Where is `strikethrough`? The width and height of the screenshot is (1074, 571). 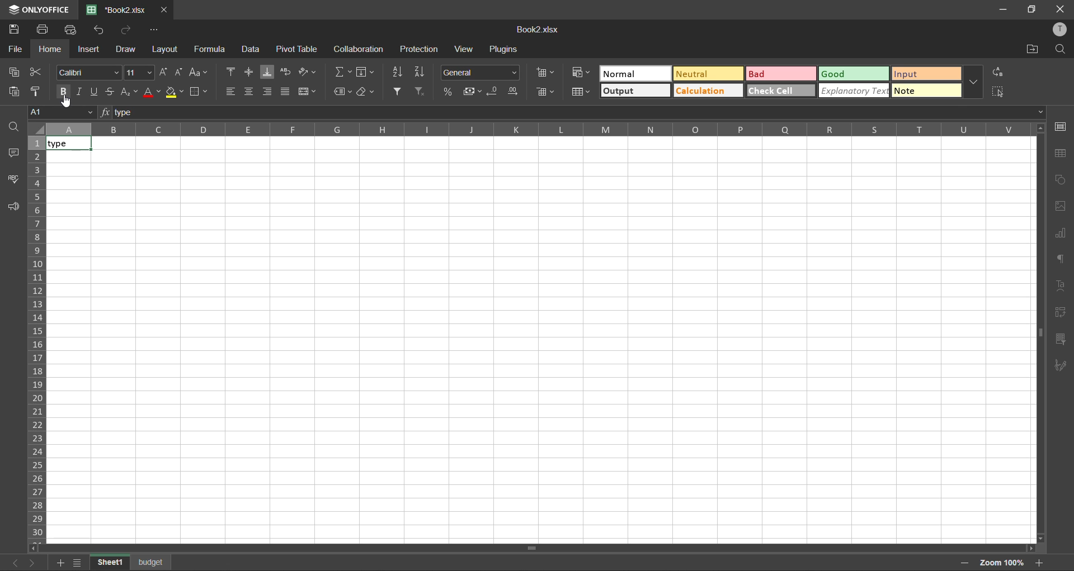 strikethrough is located at coordinates (110, 91).